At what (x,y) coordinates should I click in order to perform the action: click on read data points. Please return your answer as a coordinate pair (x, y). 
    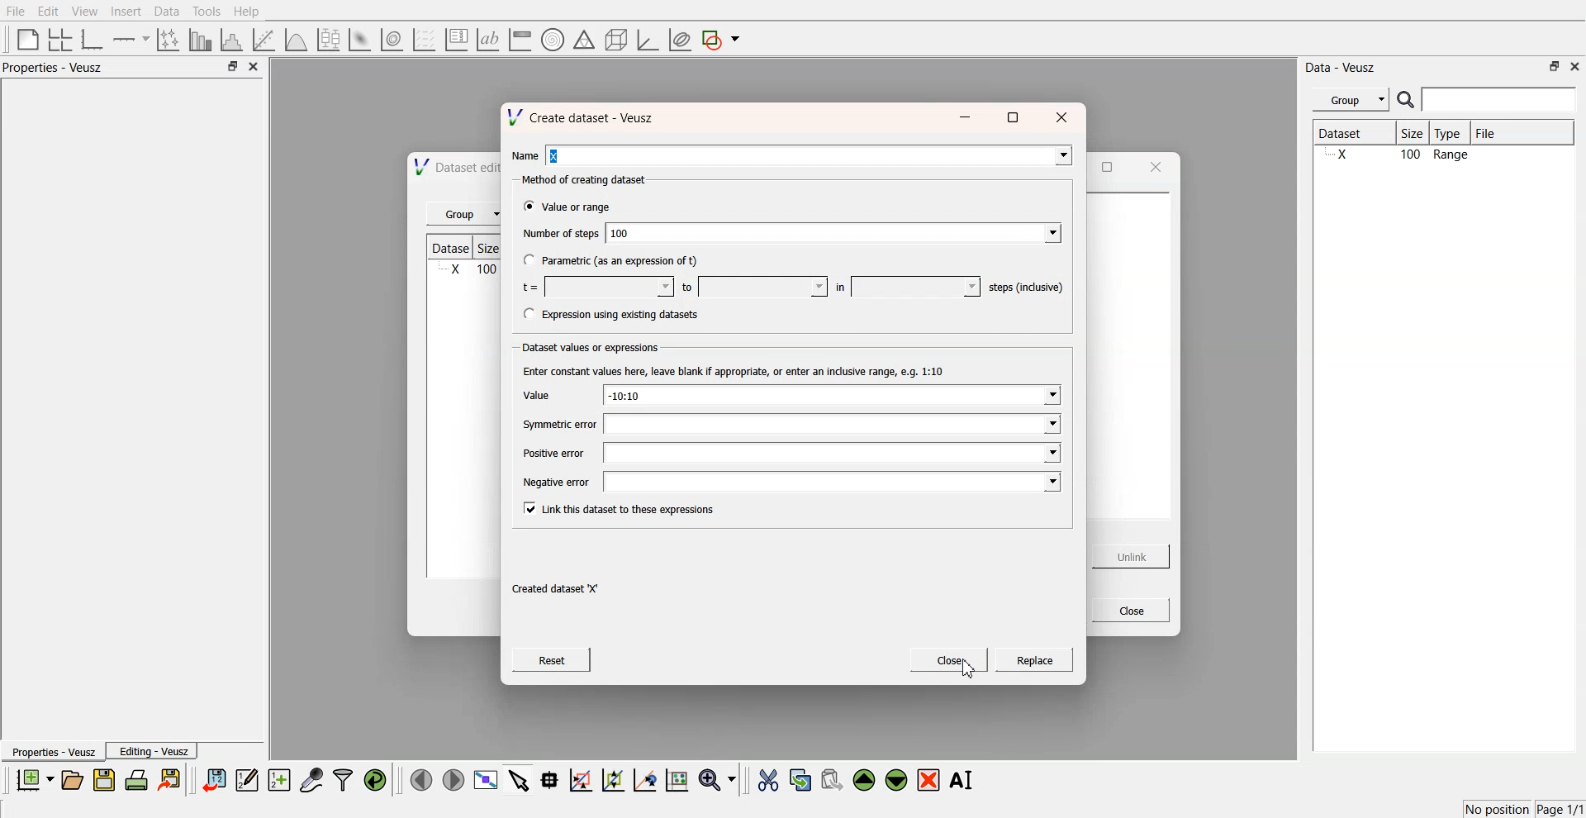
    Looking at the image, I should click on (549, 780).